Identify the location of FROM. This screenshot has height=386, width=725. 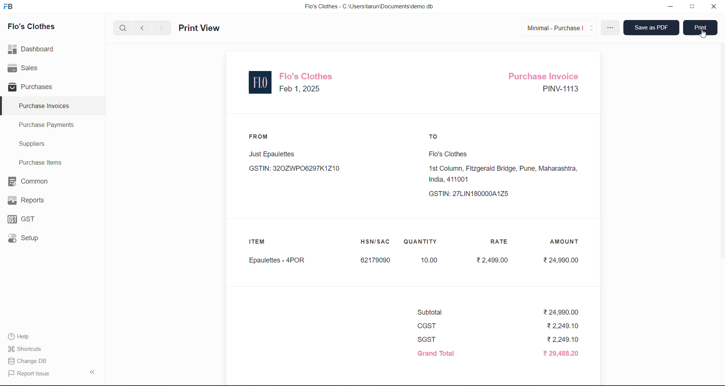
(262, 136).